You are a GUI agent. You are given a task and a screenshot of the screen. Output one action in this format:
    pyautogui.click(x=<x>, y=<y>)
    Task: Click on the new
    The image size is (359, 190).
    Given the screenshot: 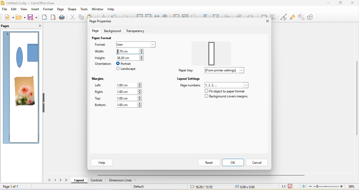 What is the action you would take?
    pyautogui.click(x=7, y=18)
    